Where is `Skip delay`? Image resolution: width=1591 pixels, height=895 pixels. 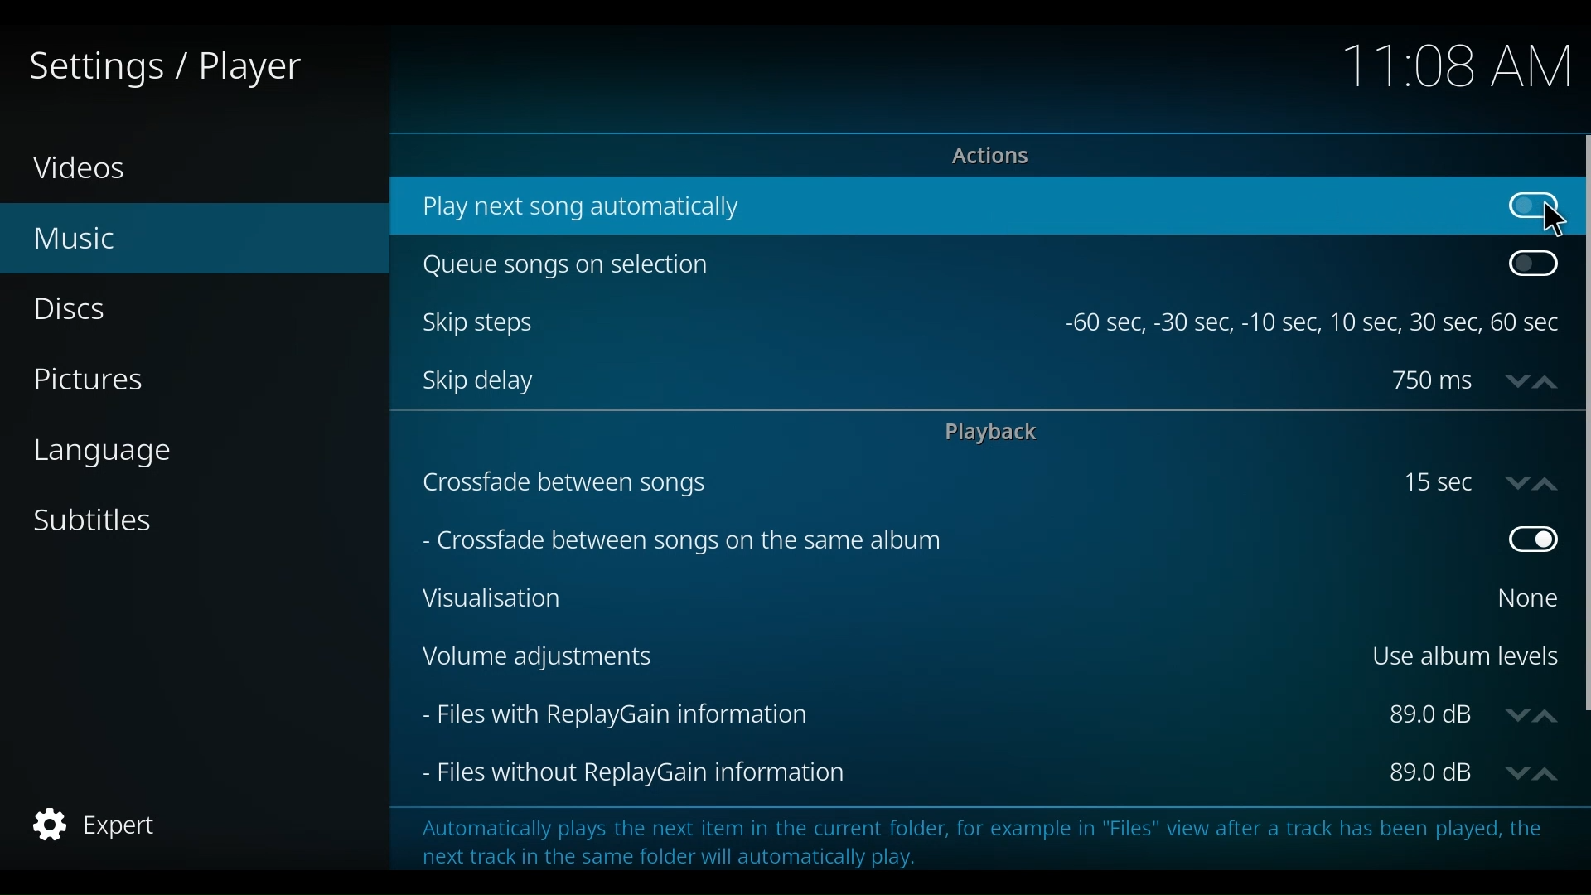
Skip delay is located at coordinates (892, 380).